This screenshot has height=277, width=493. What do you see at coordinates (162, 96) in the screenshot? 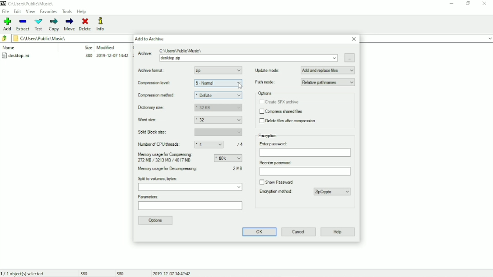
I see `Compression method` at bounding box center [162, 96].